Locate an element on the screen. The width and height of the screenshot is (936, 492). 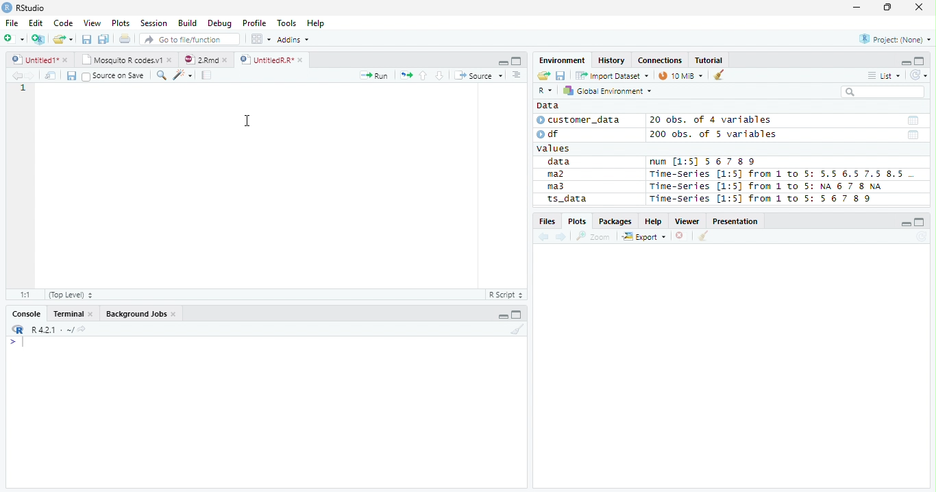
ma2 is located at coordinates (559, 175).